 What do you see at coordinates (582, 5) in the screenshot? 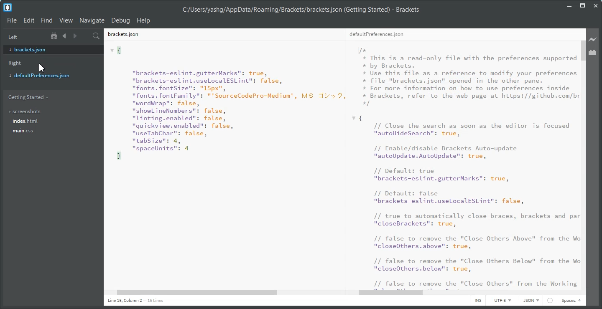
I see `Maximize` at bounding box center [582, 5].